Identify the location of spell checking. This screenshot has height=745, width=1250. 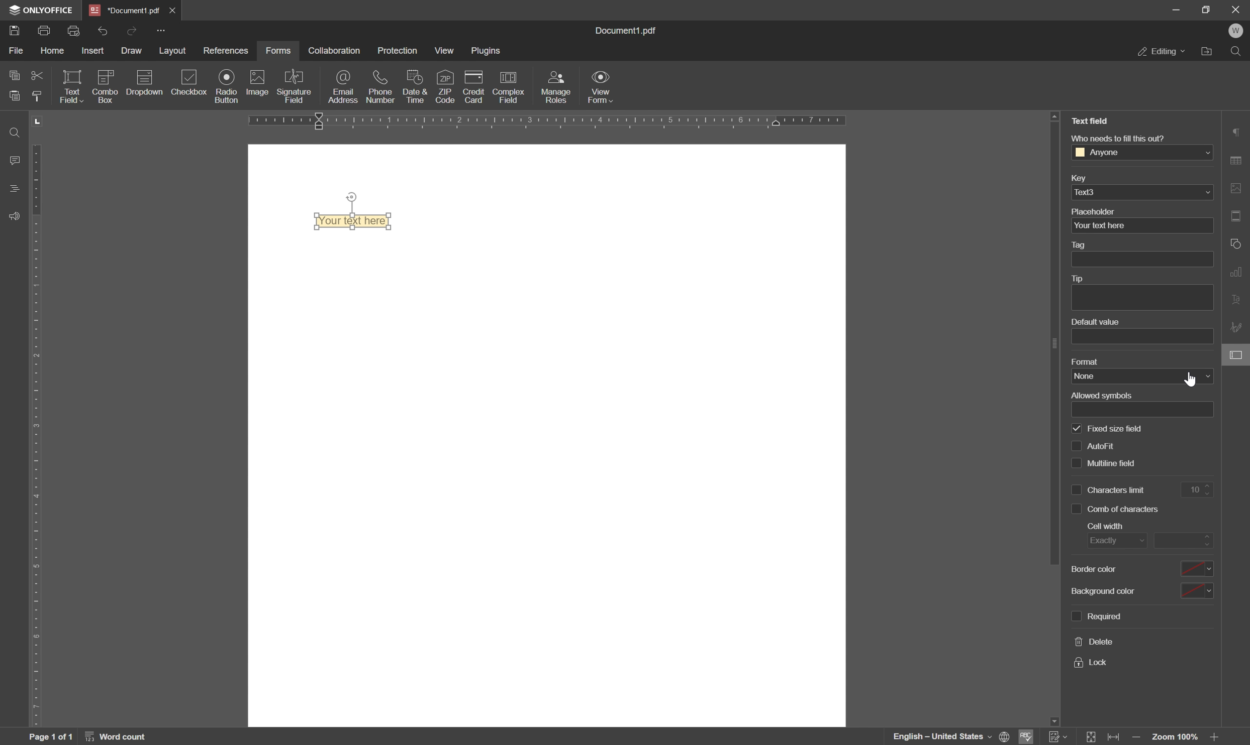
(1029, 737).